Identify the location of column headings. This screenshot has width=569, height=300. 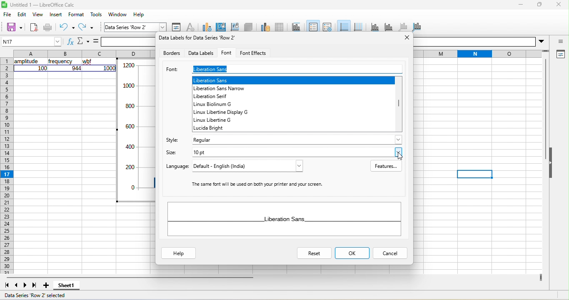
(83, 53).